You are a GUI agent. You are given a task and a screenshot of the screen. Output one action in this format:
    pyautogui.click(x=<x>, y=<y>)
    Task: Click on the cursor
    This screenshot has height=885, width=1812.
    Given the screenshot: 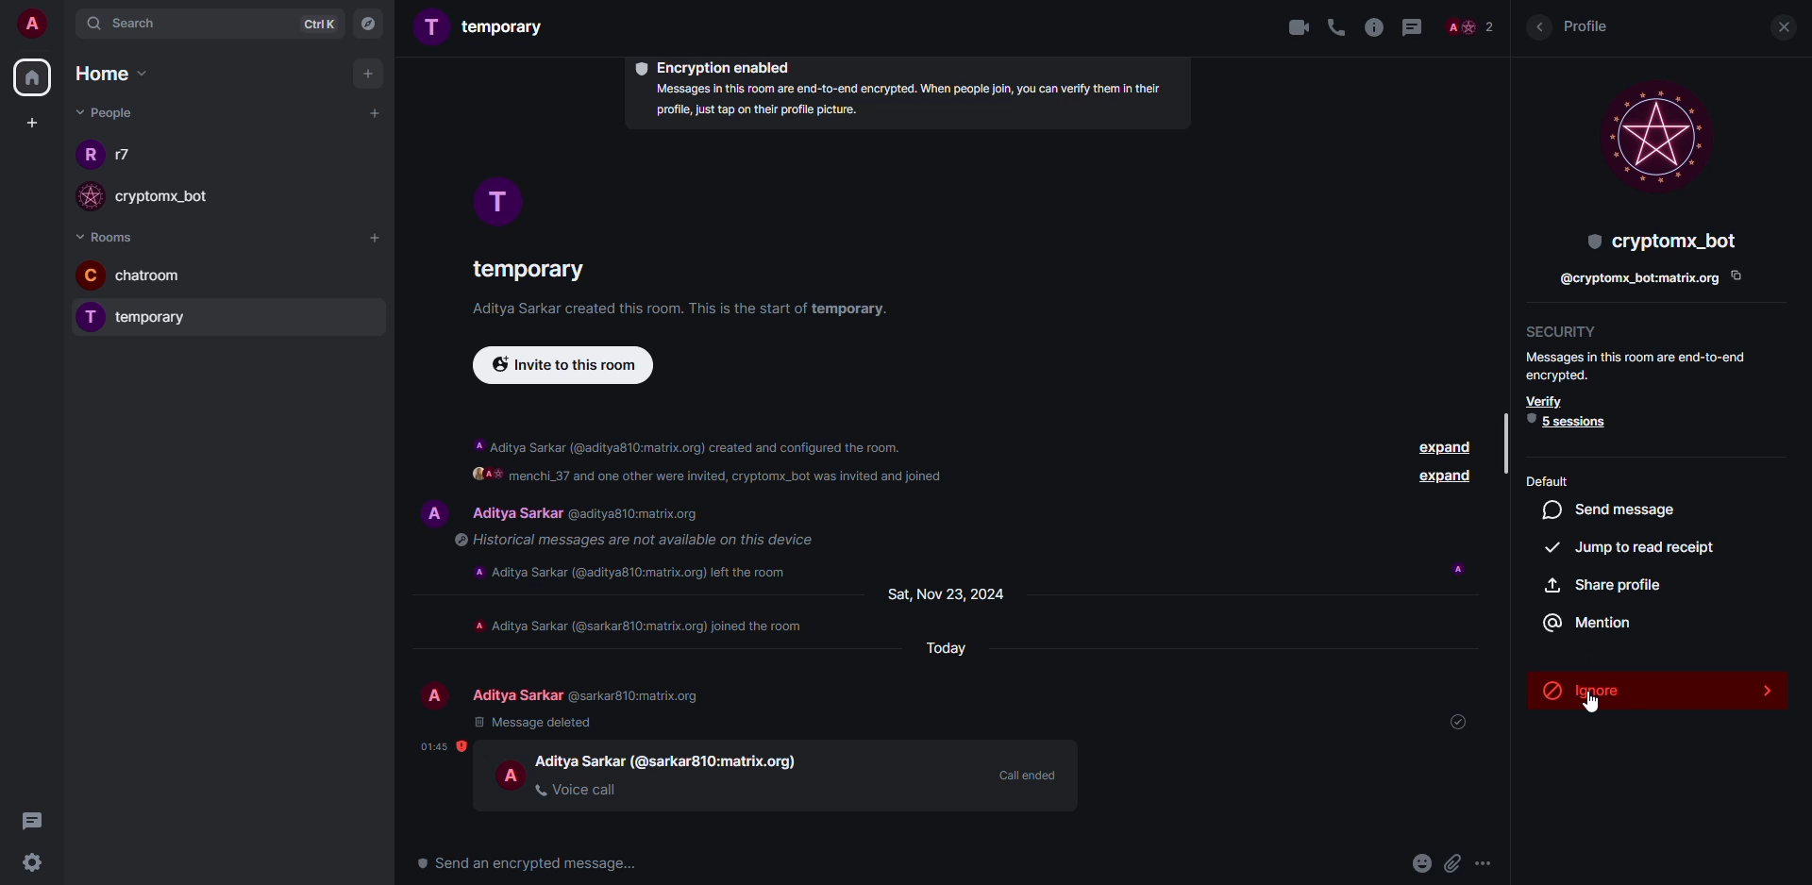 What is the action you would take?
    pyautogui.click(x=1590, y=704)
    